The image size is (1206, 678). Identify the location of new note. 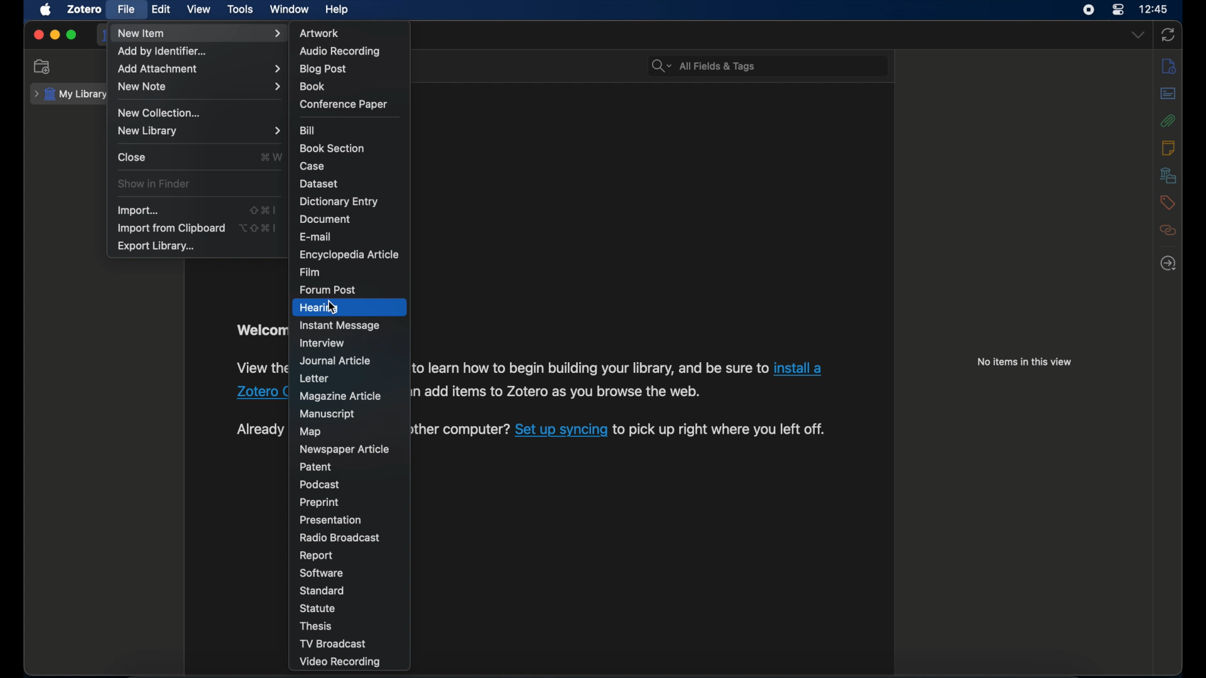
(199, 87).